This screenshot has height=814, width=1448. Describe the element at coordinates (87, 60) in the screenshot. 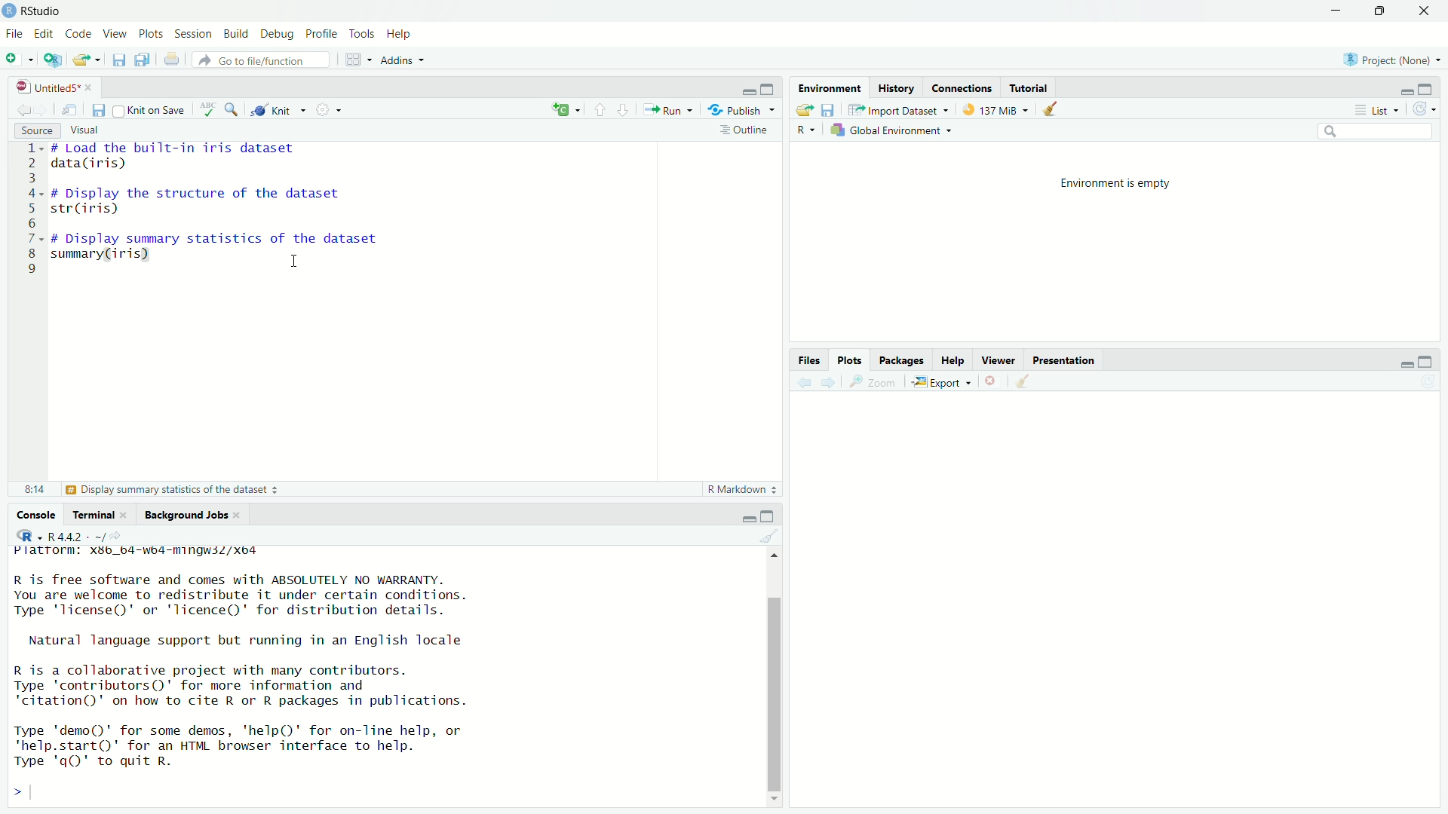

I see `Open an existing file` at that location.